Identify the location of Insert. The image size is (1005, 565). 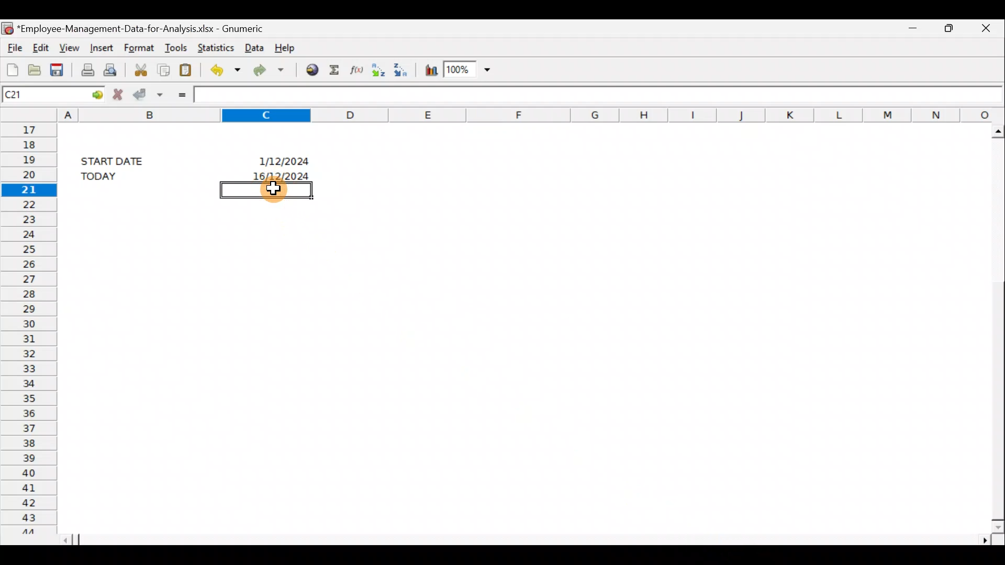
(101, 48).